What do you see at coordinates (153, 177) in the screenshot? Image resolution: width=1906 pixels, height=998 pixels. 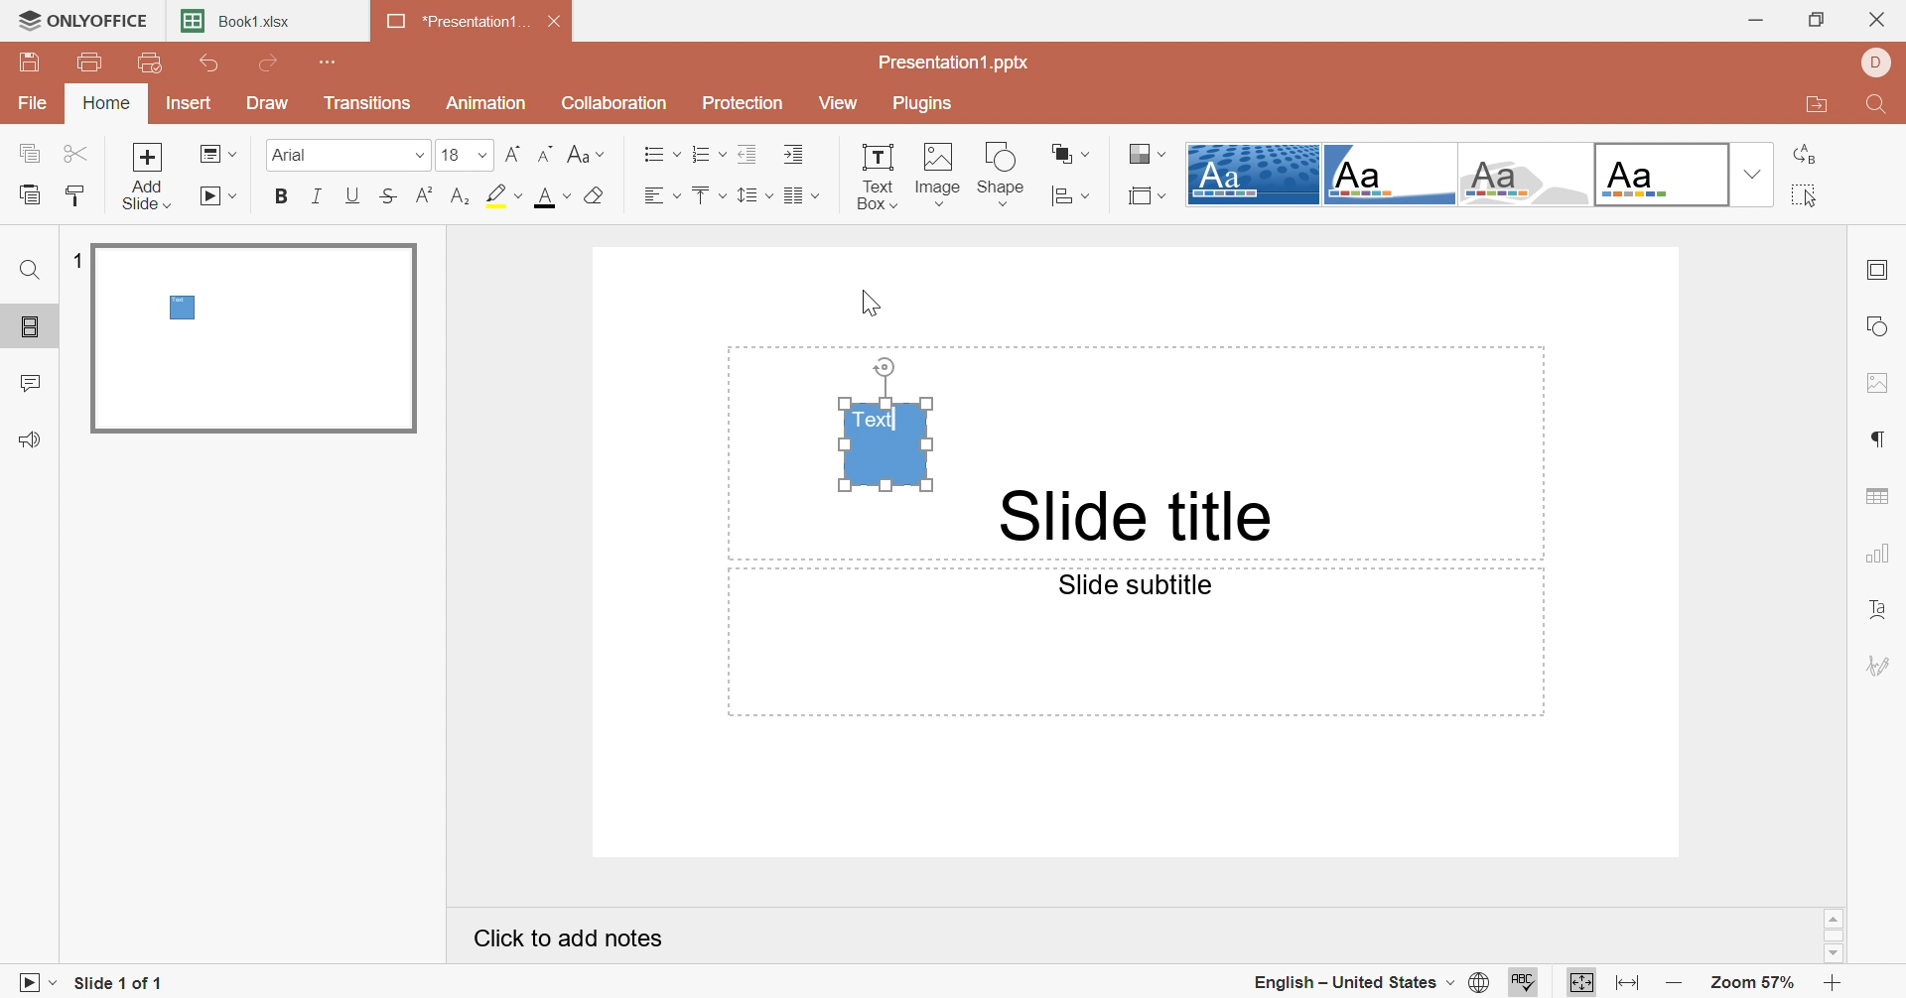 I see `Add slide` at bounding box center [153, 177].